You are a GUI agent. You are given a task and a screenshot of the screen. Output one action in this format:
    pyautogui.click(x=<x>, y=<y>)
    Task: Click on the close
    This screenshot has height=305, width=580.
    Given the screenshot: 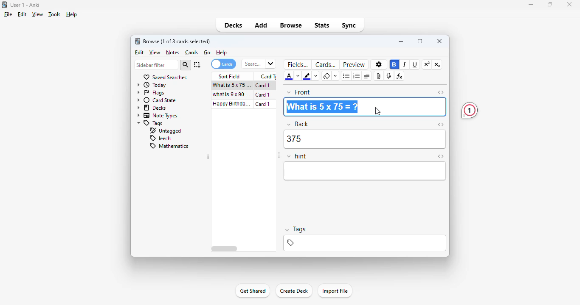 What is the action you would take?
    pyautogui.click(x=569, y=5)
    